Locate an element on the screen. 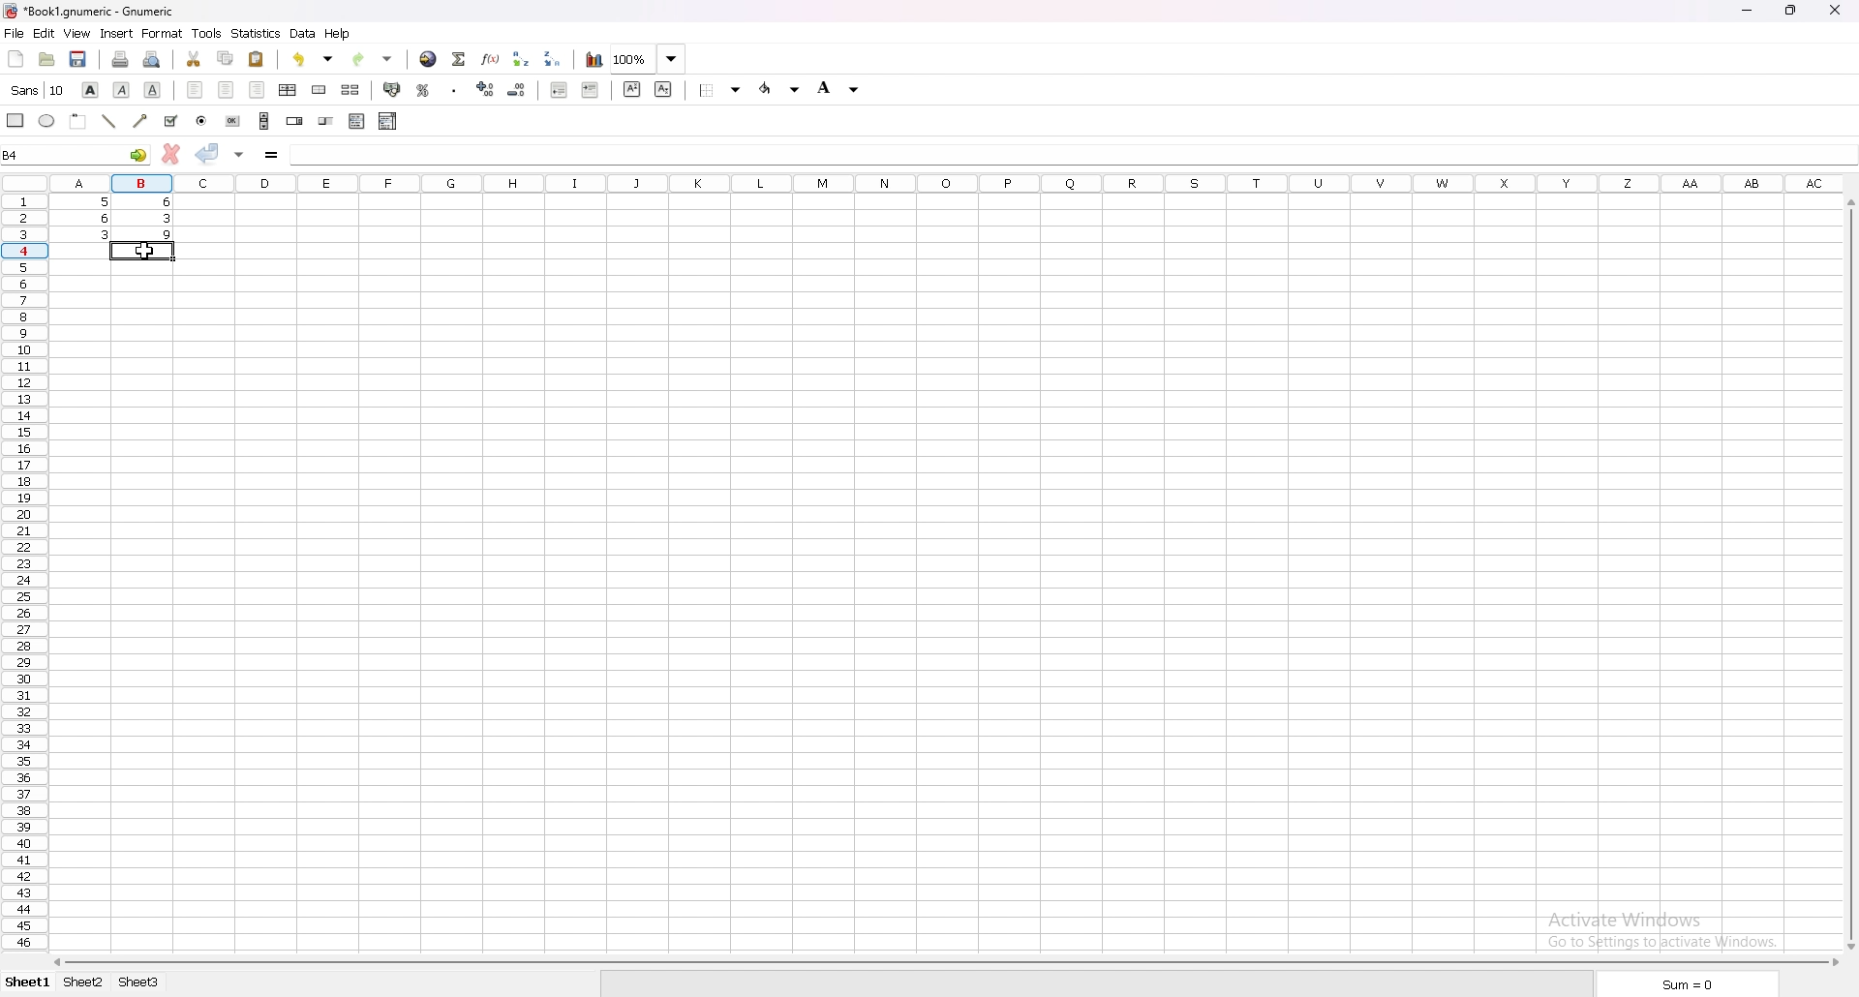 The height and width of the screenshot is (997, 1859). increase decimal is located at coordinates (485, 88).